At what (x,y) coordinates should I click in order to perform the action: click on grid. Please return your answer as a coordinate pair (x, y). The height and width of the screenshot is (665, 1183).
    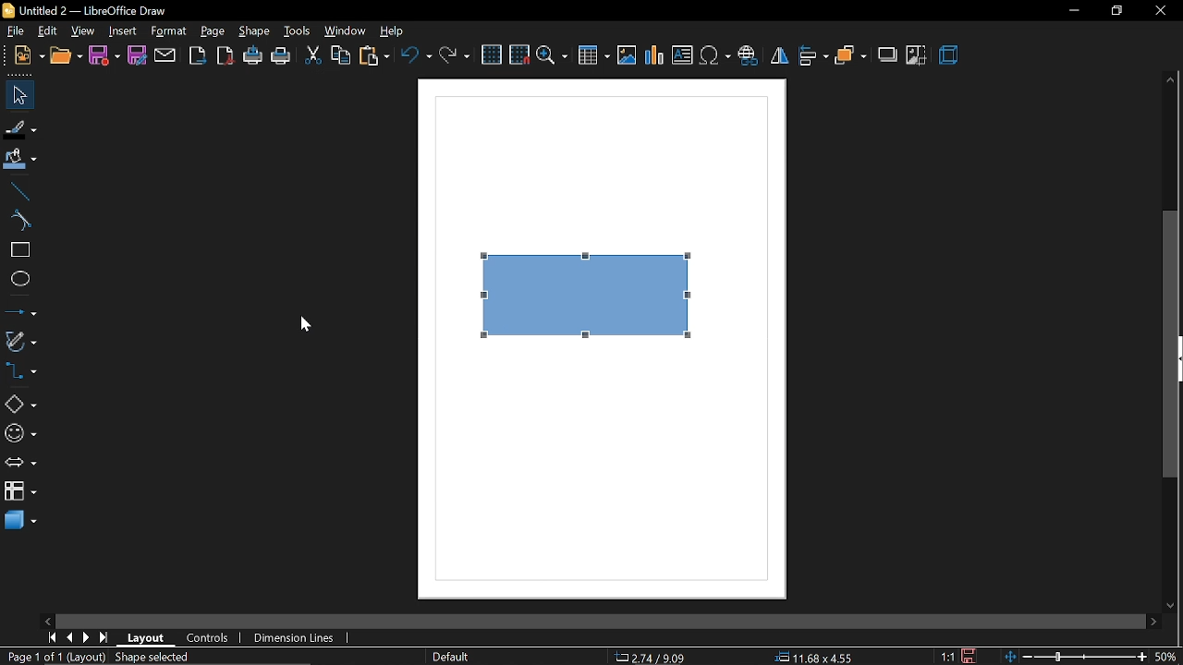
    Looking at the image, I should click on (491, 55).